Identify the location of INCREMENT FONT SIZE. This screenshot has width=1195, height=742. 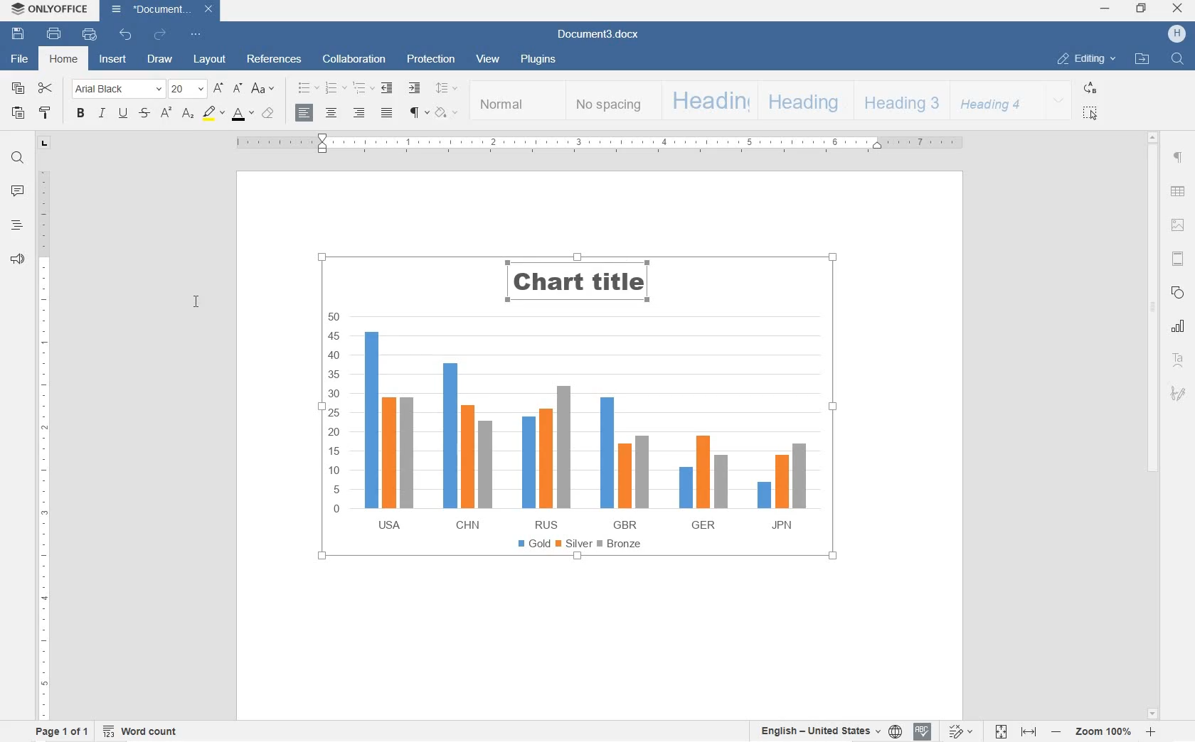
(219, 88).